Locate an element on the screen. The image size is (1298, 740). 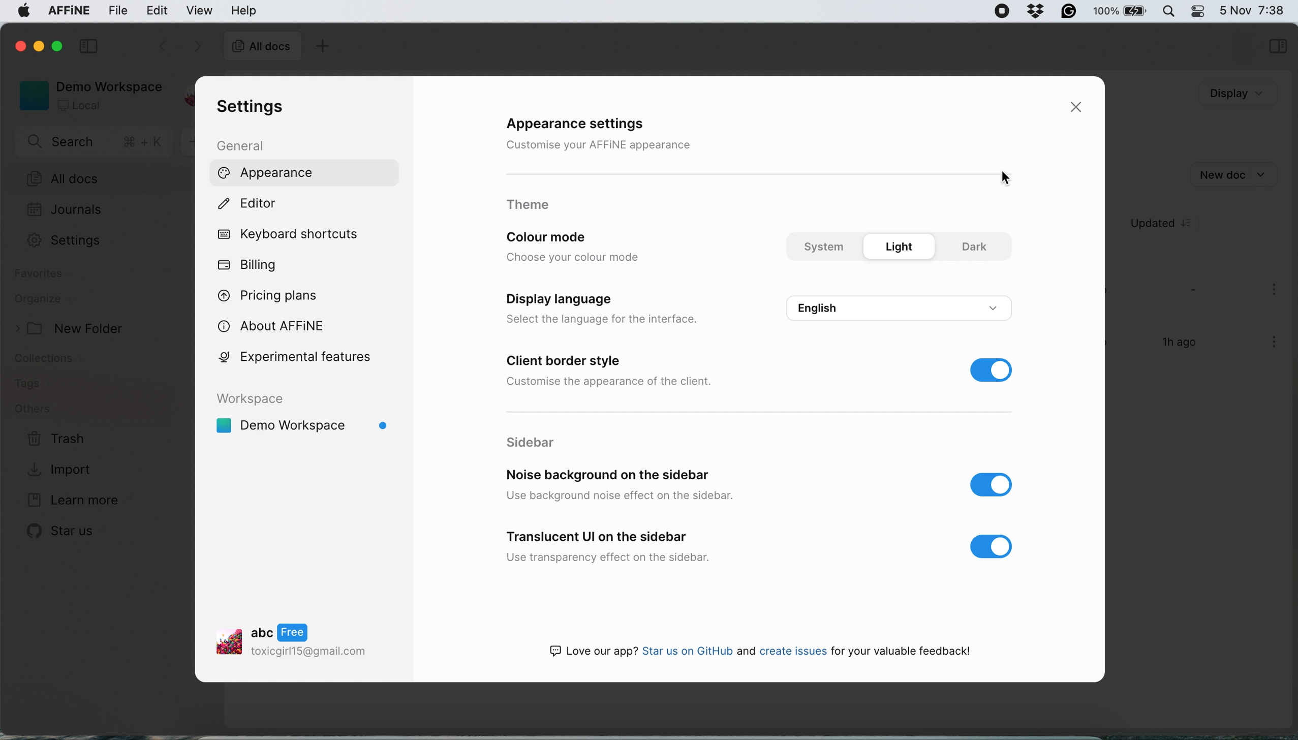
customise the appearance of the client is located at coordinates (613, 382).